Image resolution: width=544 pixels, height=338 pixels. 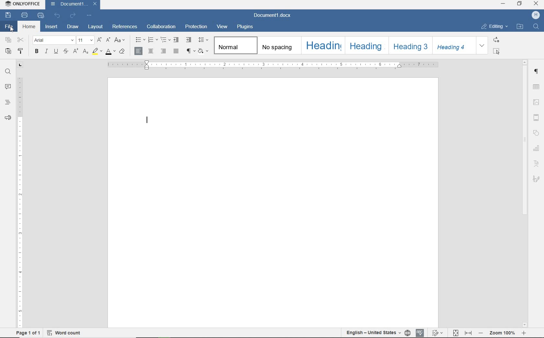 What do you see at coordinates (203, 51) in the screenshot?
I see `shading` at bounding box center [203, 51].